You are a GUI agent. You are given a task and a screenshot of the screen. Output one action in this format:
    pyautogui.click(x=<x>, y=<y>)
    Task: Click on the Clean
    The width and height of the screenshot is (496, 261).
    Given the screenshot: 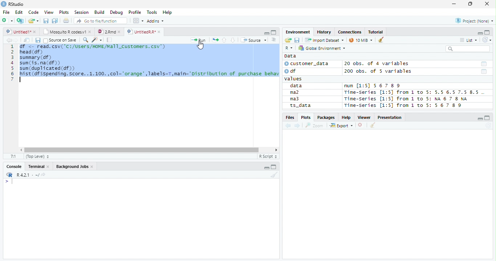 What is the action you would take?
    pyautogui.click(x=382, y=39)
    